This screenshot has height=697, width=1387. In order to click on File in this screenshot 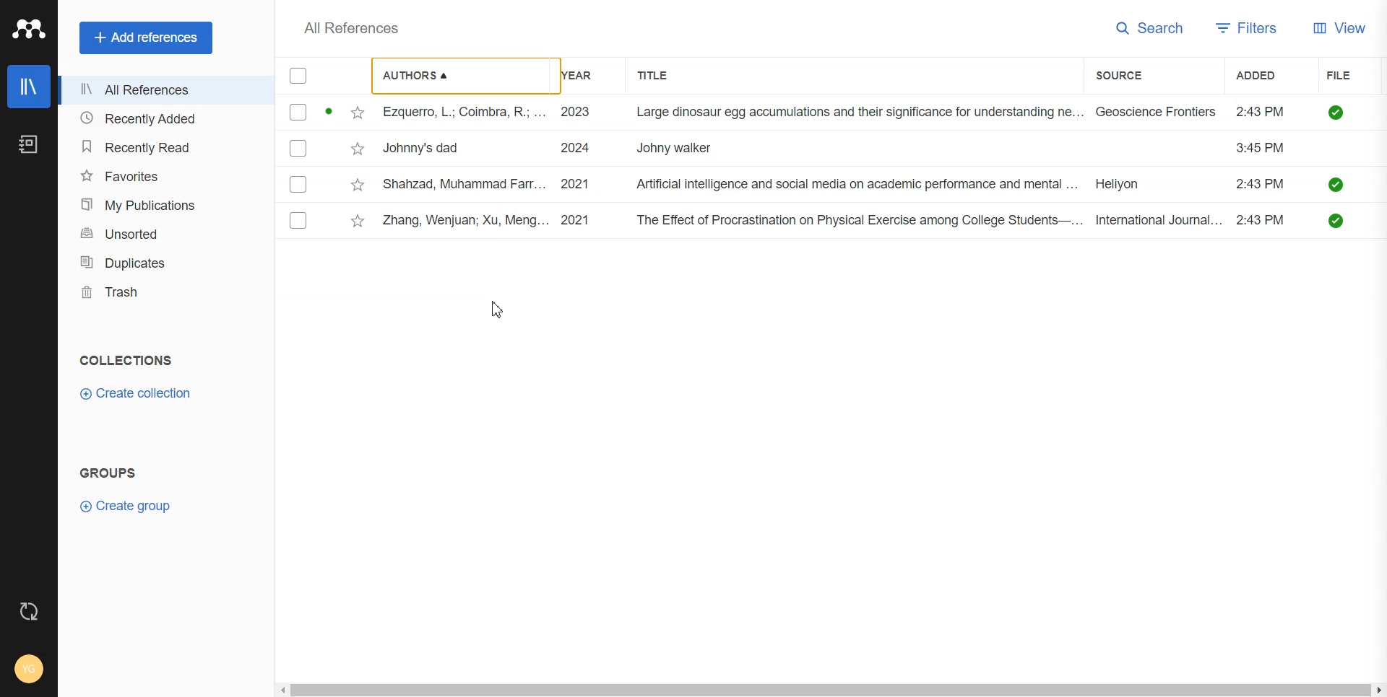, I will do `click(1352, 74)`.